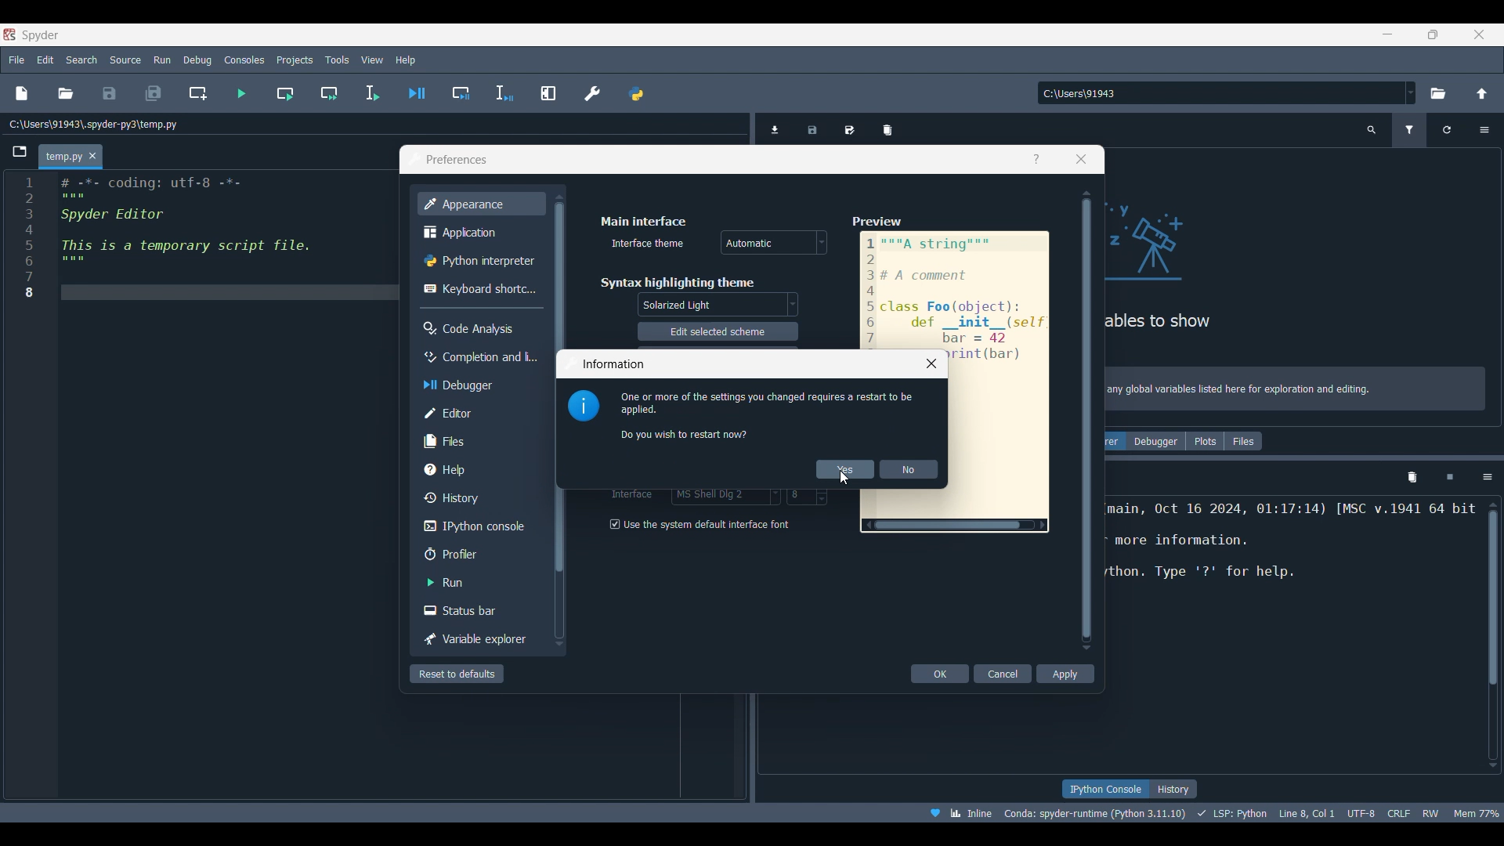 Image resolution: width=1504 pixels, height=846 pixels. Describe the element at coordinates (1092, 813) in the screenshot. I see `interpreter` at that location.